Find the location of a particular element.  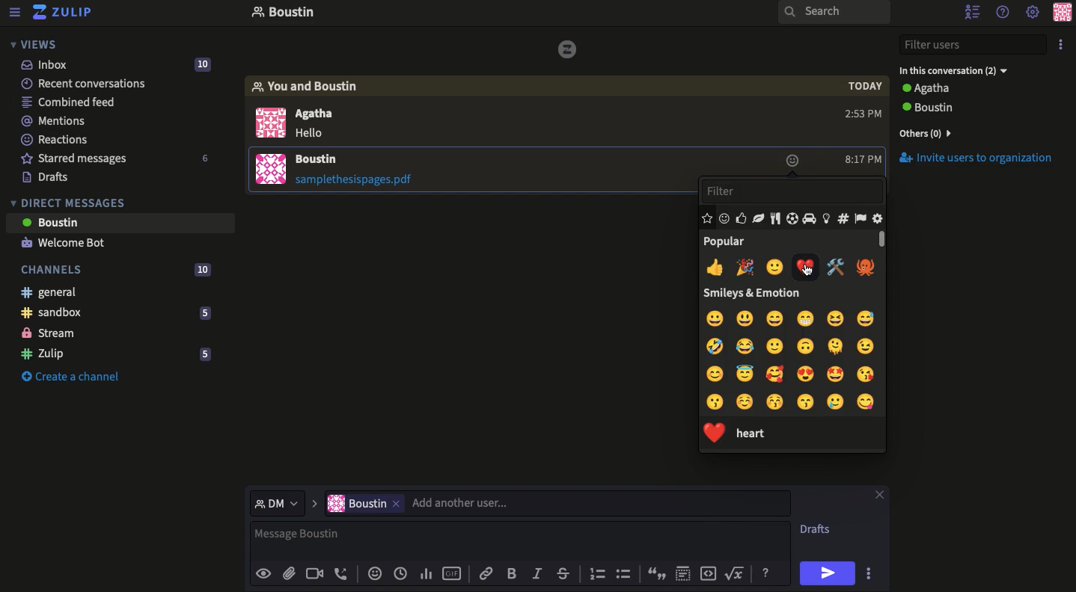

GIF is located at coordinates (452, 572).